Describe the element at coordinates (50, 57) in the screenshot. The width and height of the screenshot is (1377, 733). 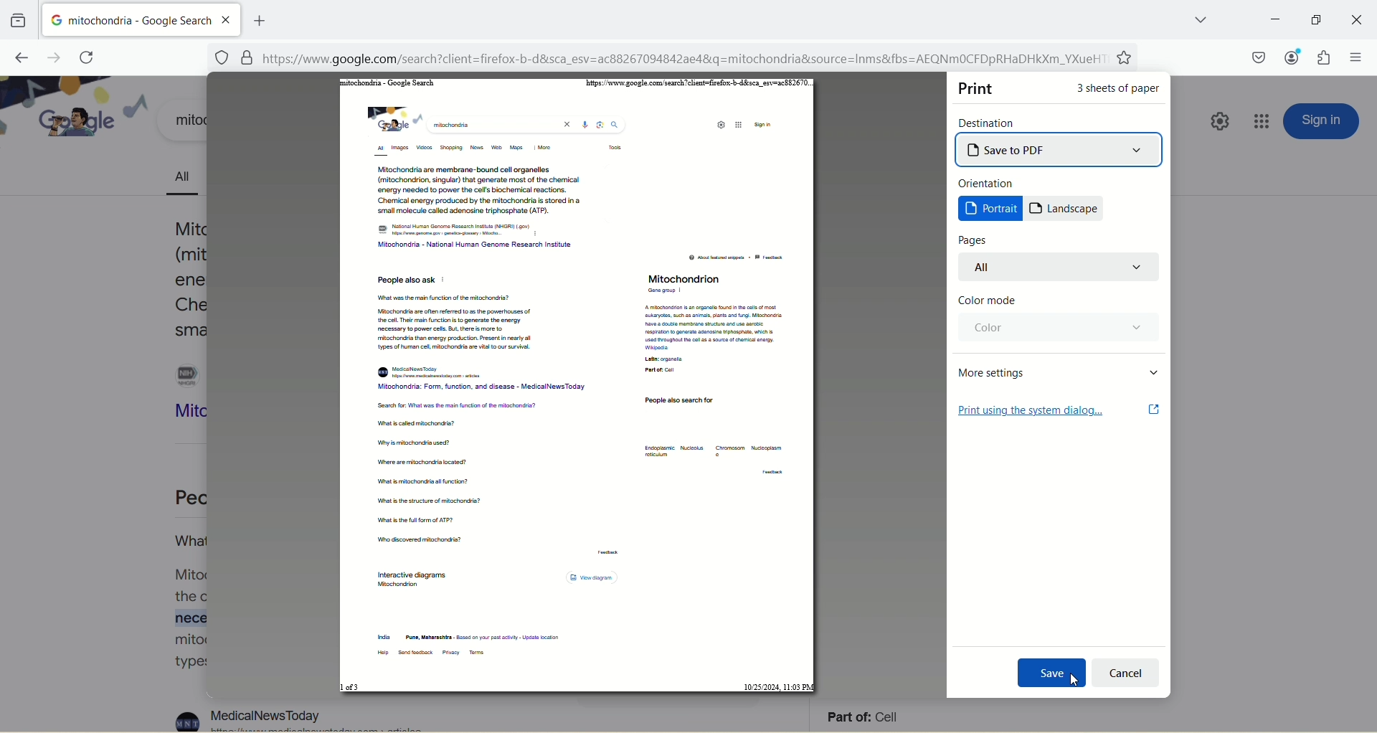
I see `go forward one page` at that location.